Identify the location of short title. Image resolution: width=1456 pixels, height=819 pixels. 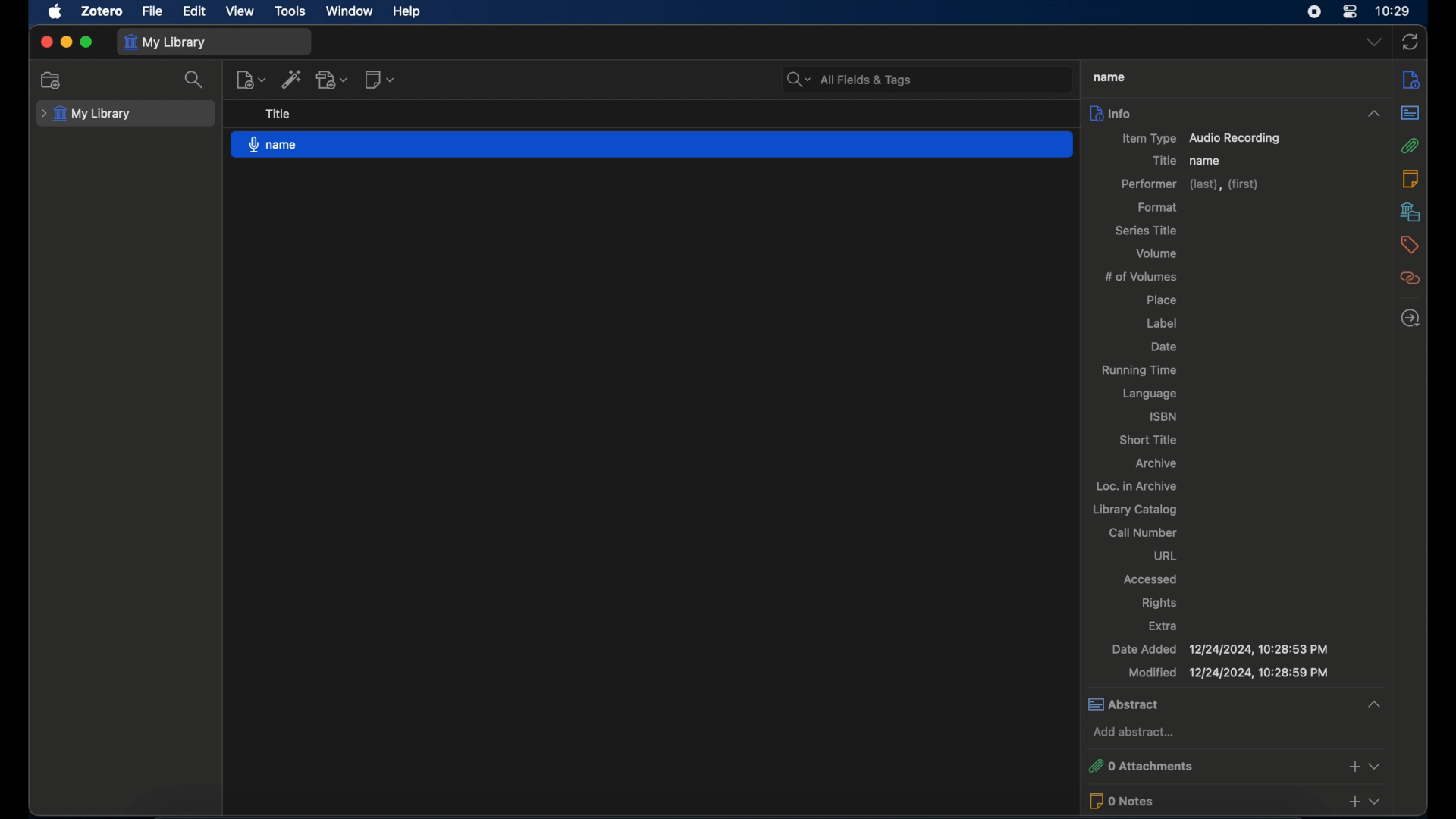
(1150, 440).